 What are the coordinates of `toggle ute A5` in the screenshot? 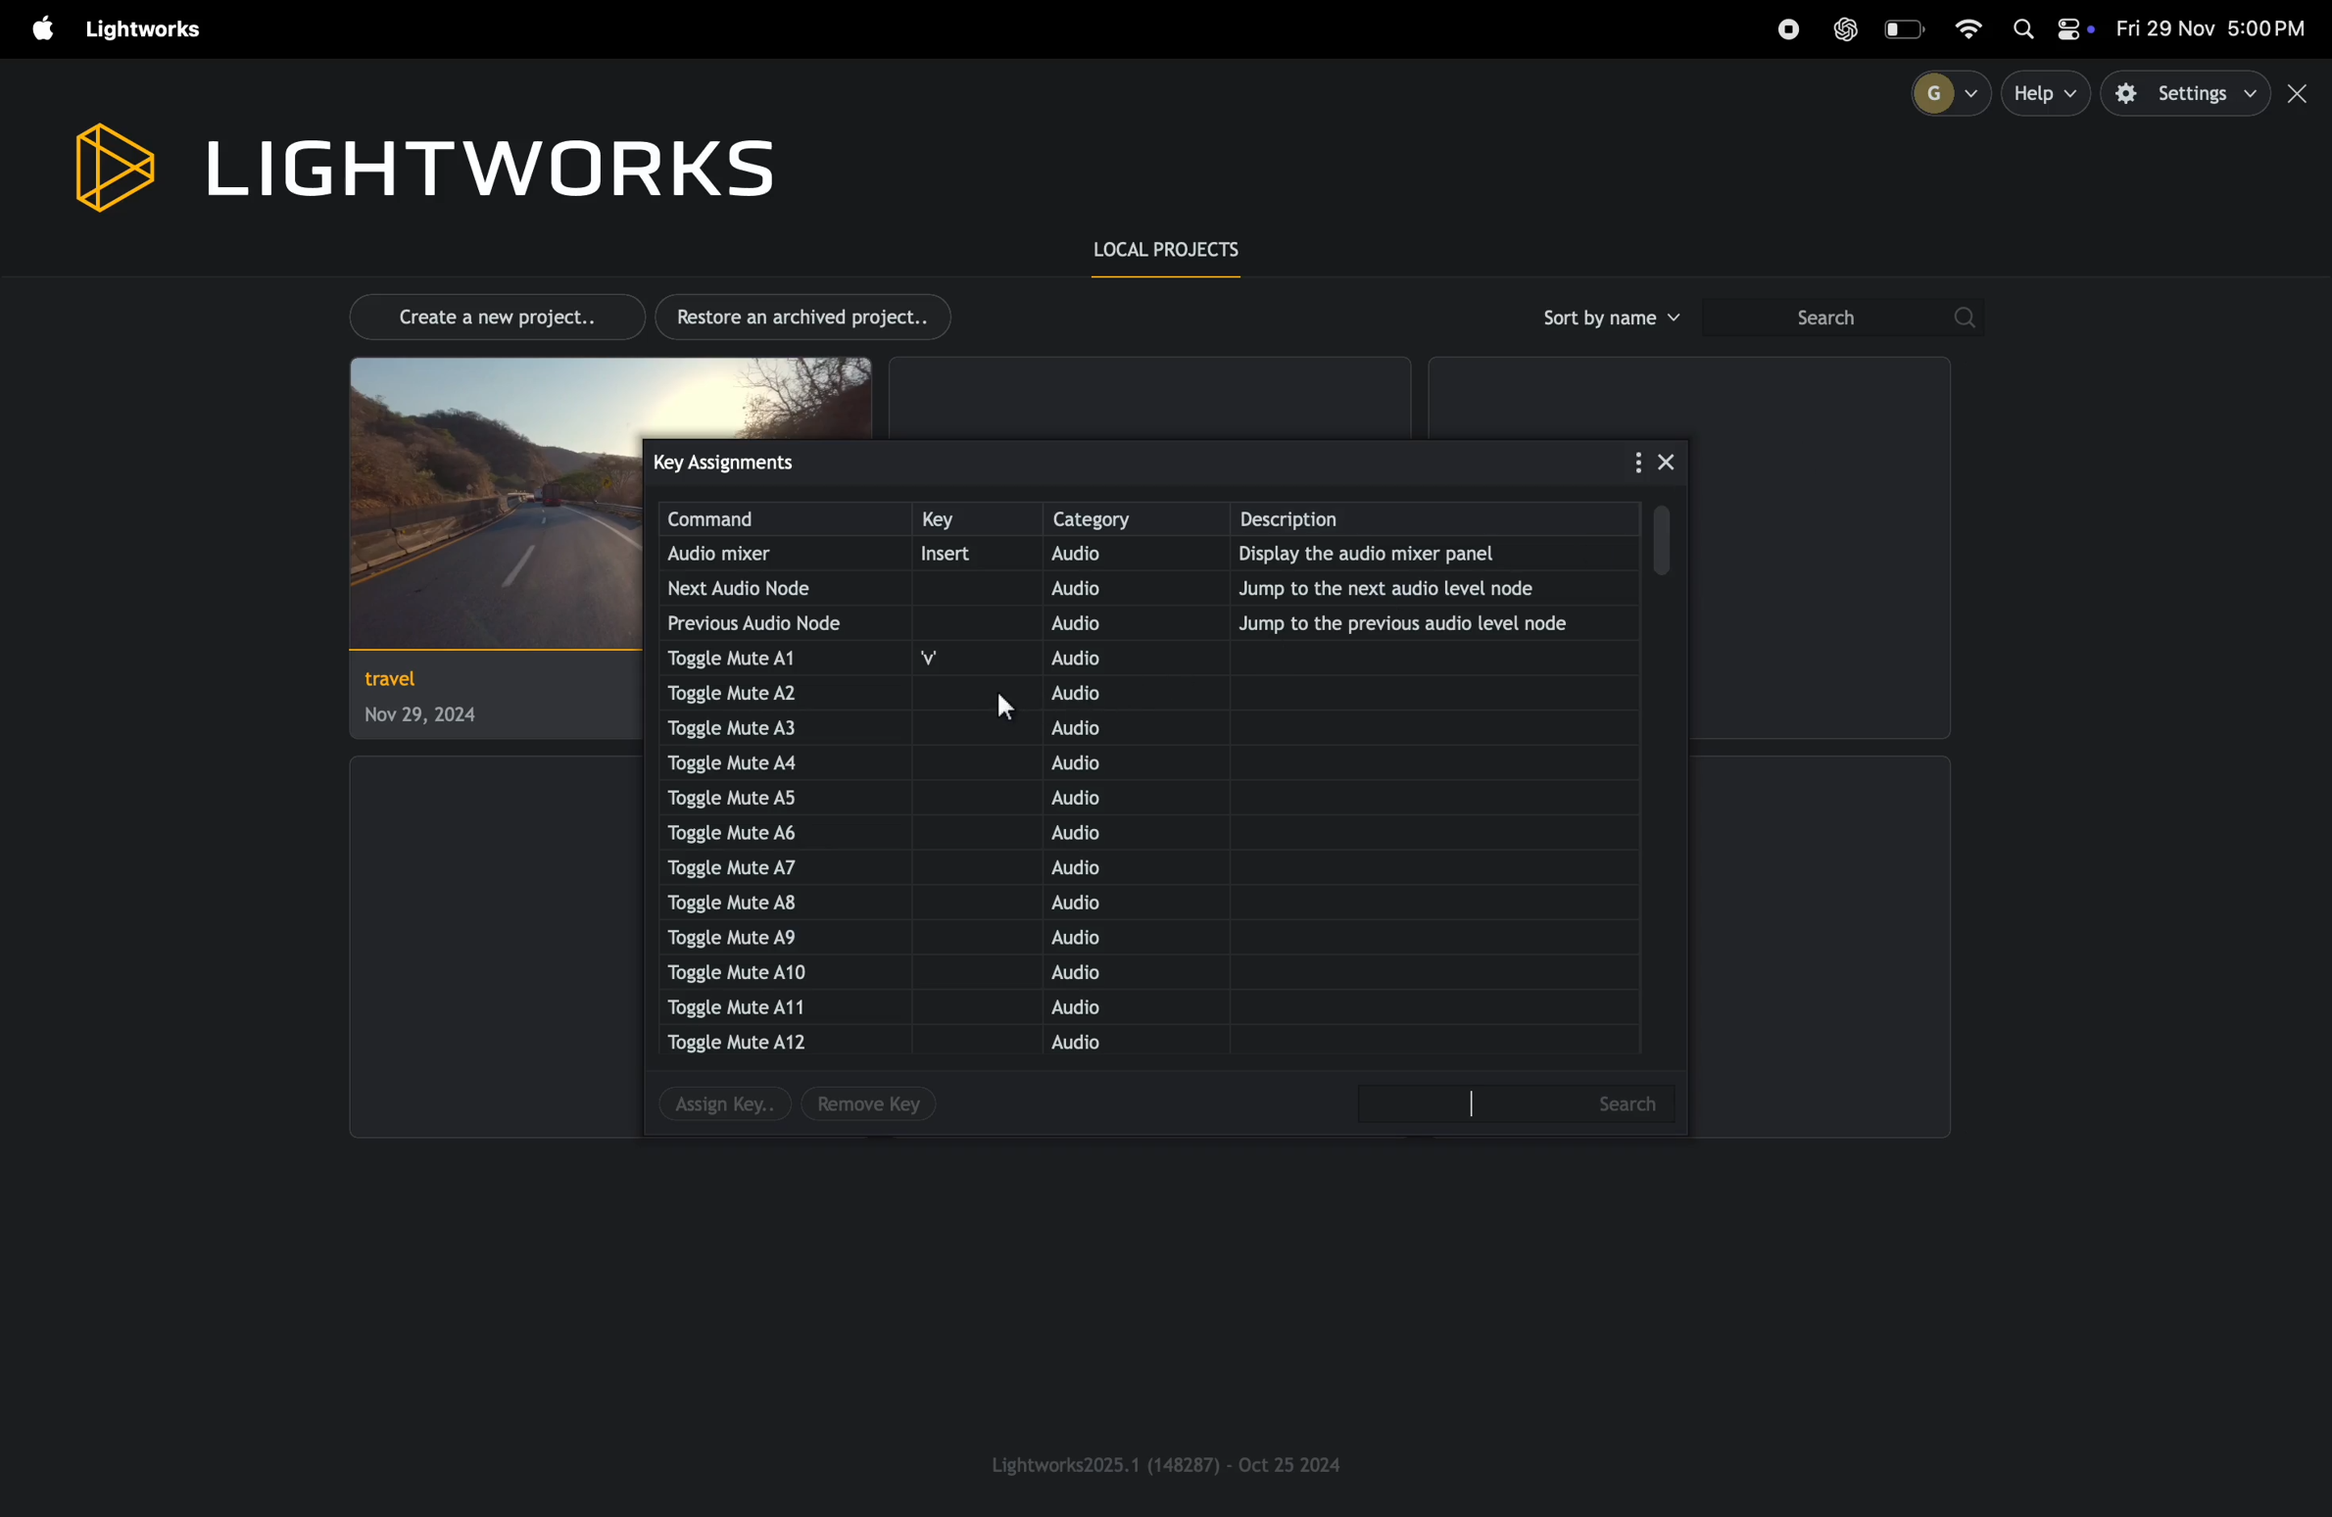 It's located at (749, 797).